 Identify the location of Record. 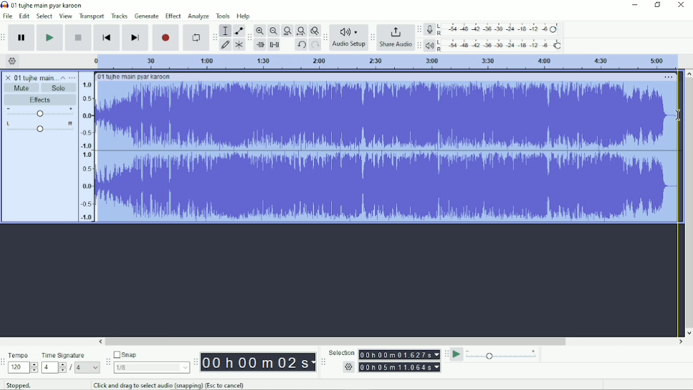
(166, 37).